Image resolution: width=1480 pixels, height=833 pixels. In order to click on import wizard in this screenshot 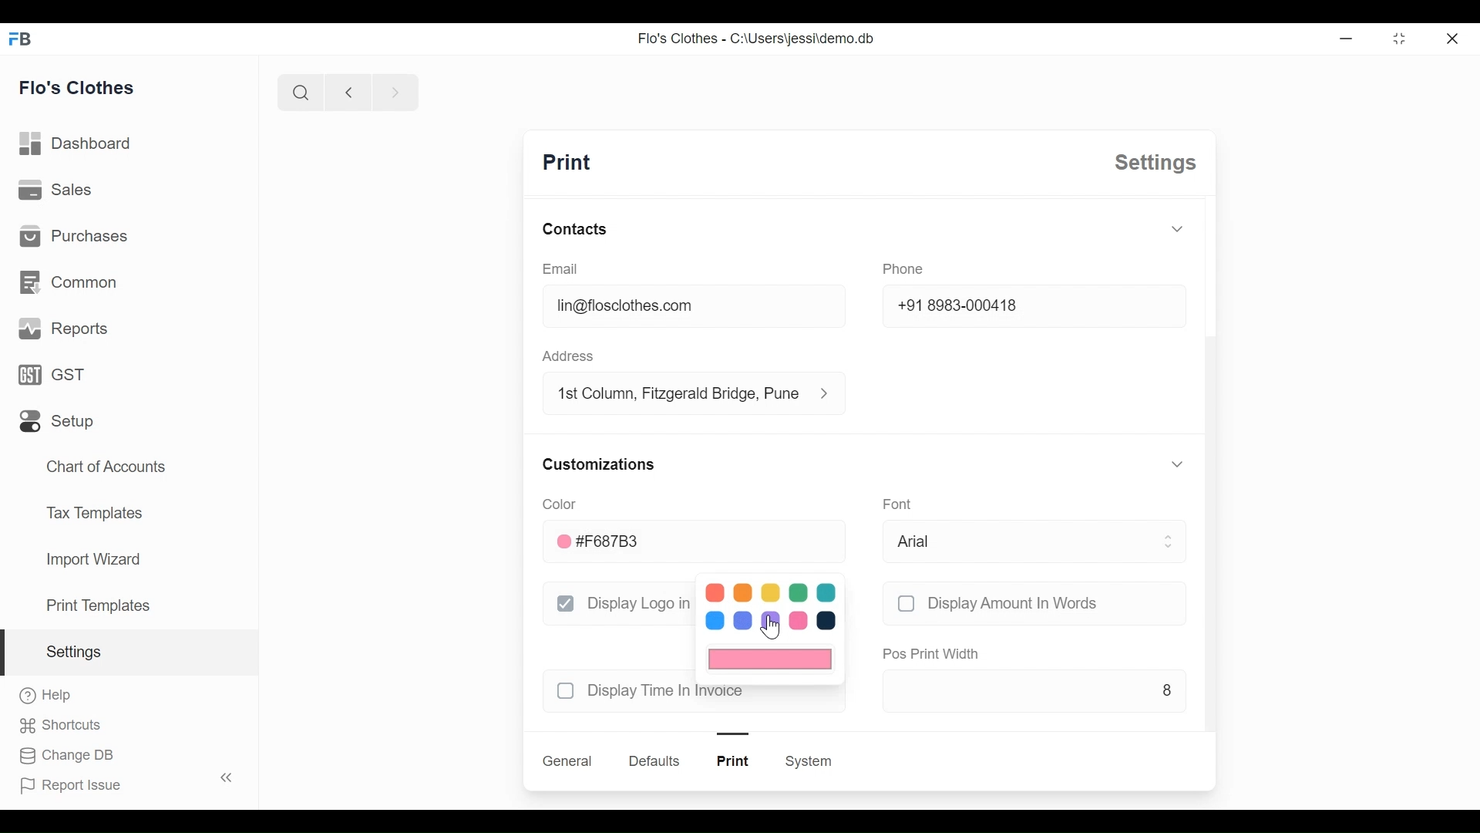, I will do `click(92, 559)`.